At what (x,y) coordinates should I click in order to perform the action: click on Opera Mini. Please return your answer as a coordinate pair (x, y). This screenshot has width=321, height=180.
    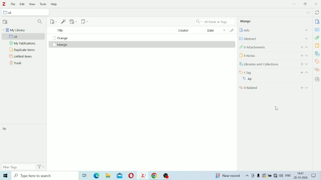
    Looking at the image, I should click on (132, 175).